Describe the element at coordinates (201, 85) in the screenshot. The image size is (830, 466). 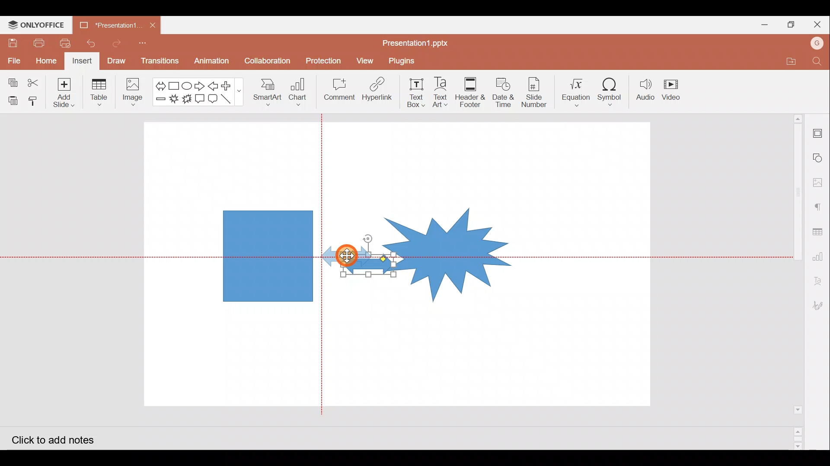
I see `Right arrow` at that location.